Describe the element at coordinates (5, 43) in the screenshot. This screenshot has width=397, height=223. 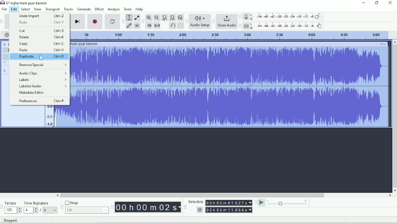
I see `close` at that location.